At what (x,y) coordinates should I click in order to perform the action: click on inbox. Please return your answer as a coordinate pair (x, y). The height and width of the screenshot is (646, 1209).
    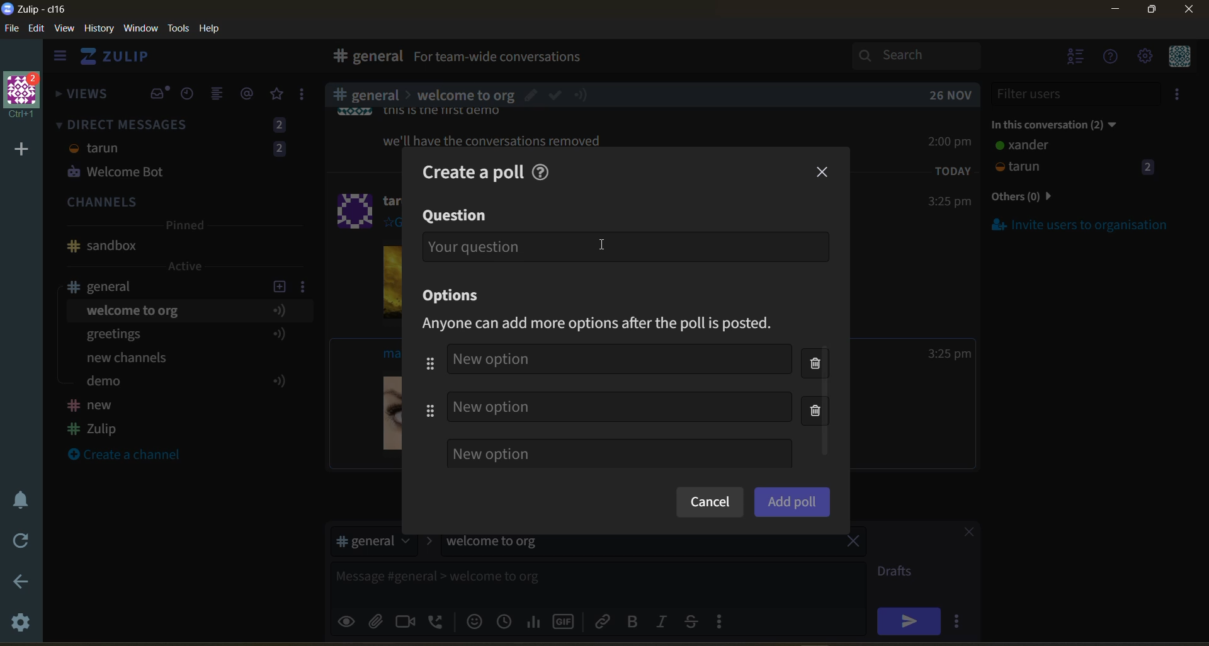
    Looking at the image, I should click on (159, 94).